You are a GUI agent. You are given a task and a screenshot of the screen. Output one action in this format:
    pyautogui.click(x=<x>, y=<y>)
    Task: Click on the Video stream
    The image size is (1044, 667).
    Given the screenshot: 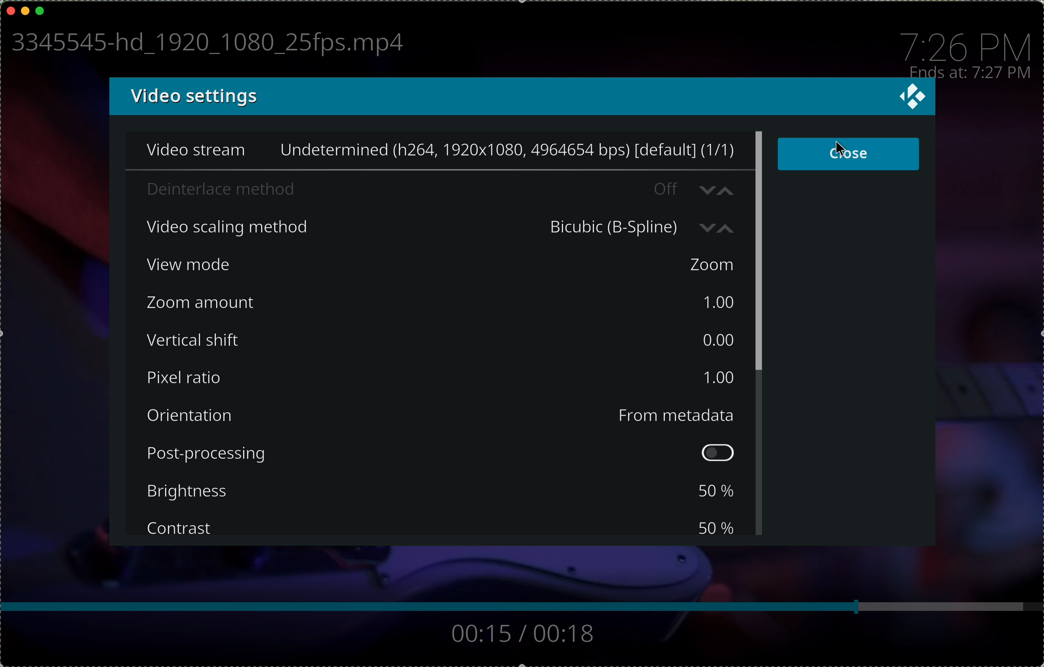 What is the action you would take?
    pyautogui.click(x=195, y=148)
    